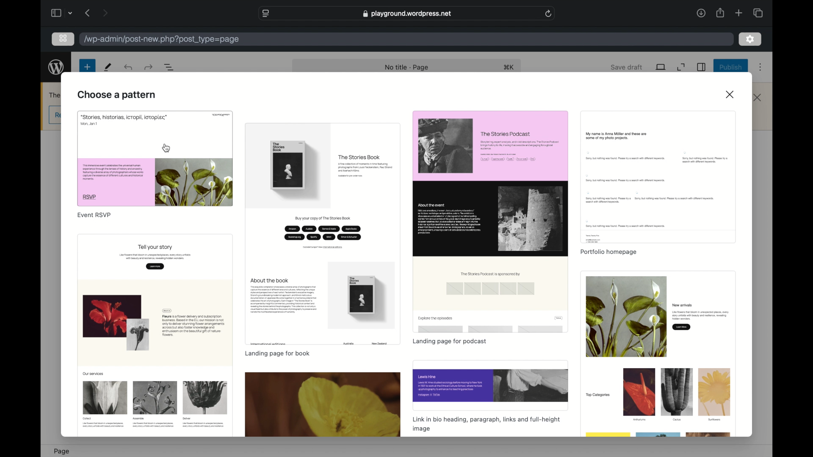 The height and width of the screenshot is (457, 813). I want to click on page, so click(61, 451).